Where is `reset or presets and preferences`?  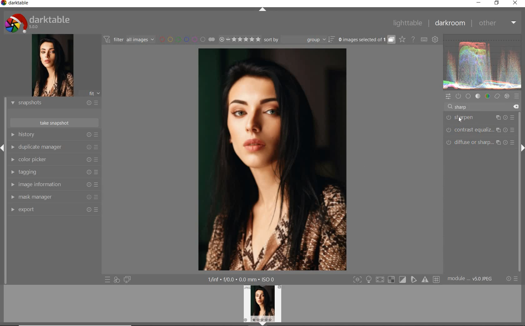
reset or presets and preferences is located at coordinates (512, 279).